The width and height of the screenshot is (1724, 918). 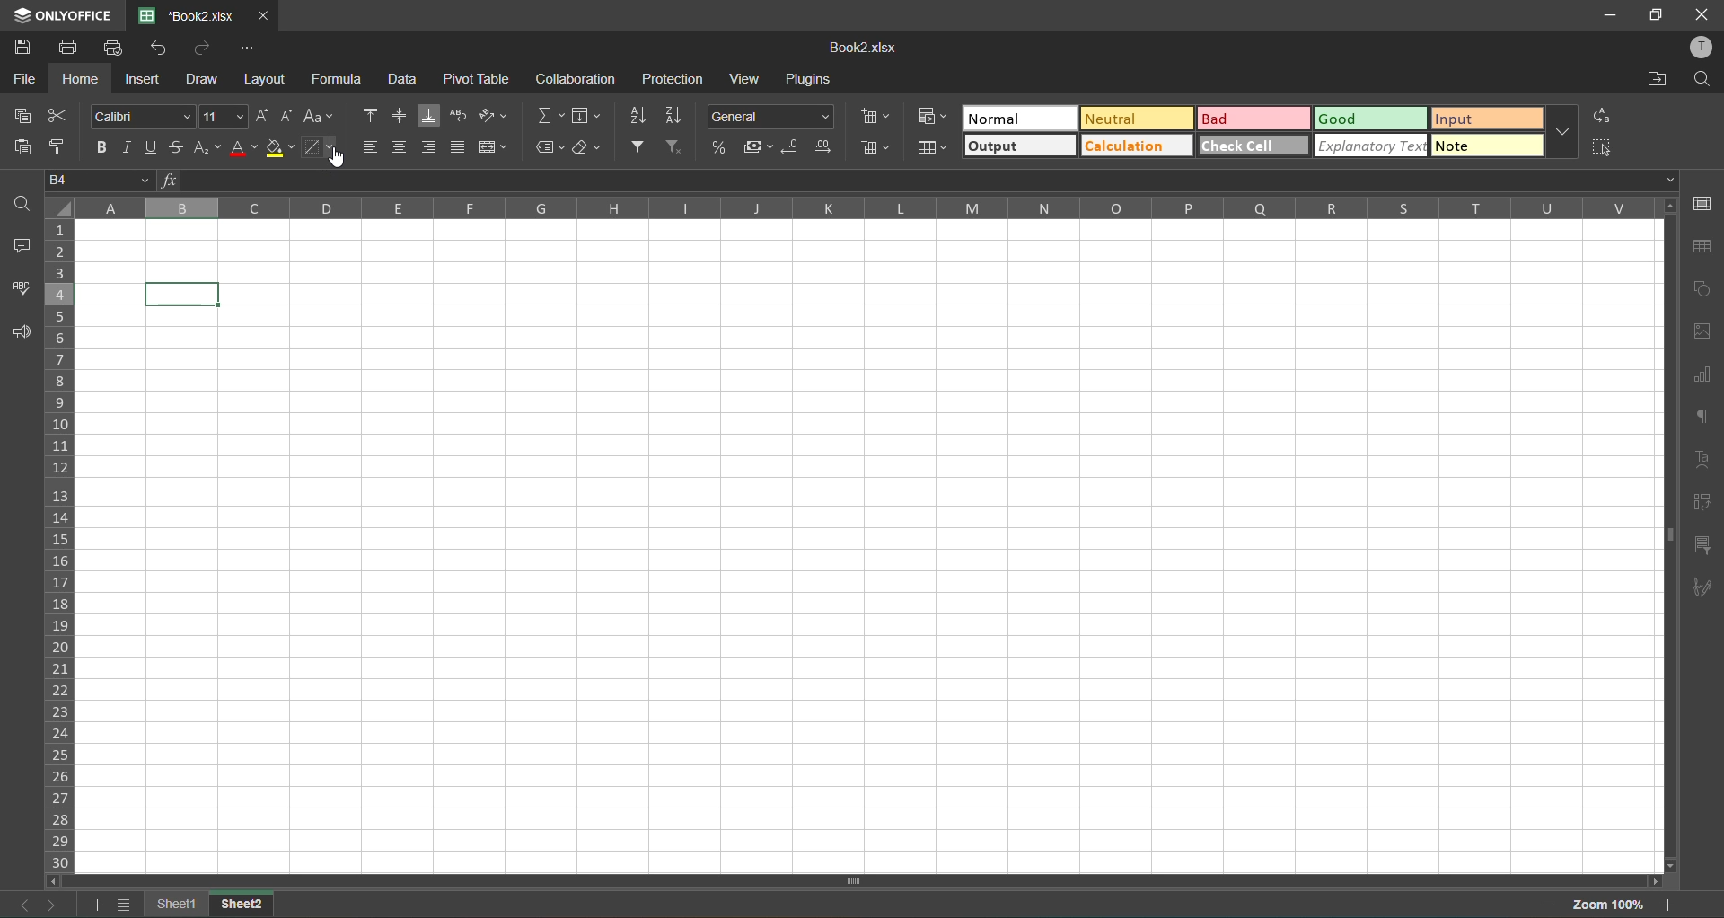 What do you see at coordinates (69, 49) in the screenshot?
I see `print` at bounding box center [69, 49].